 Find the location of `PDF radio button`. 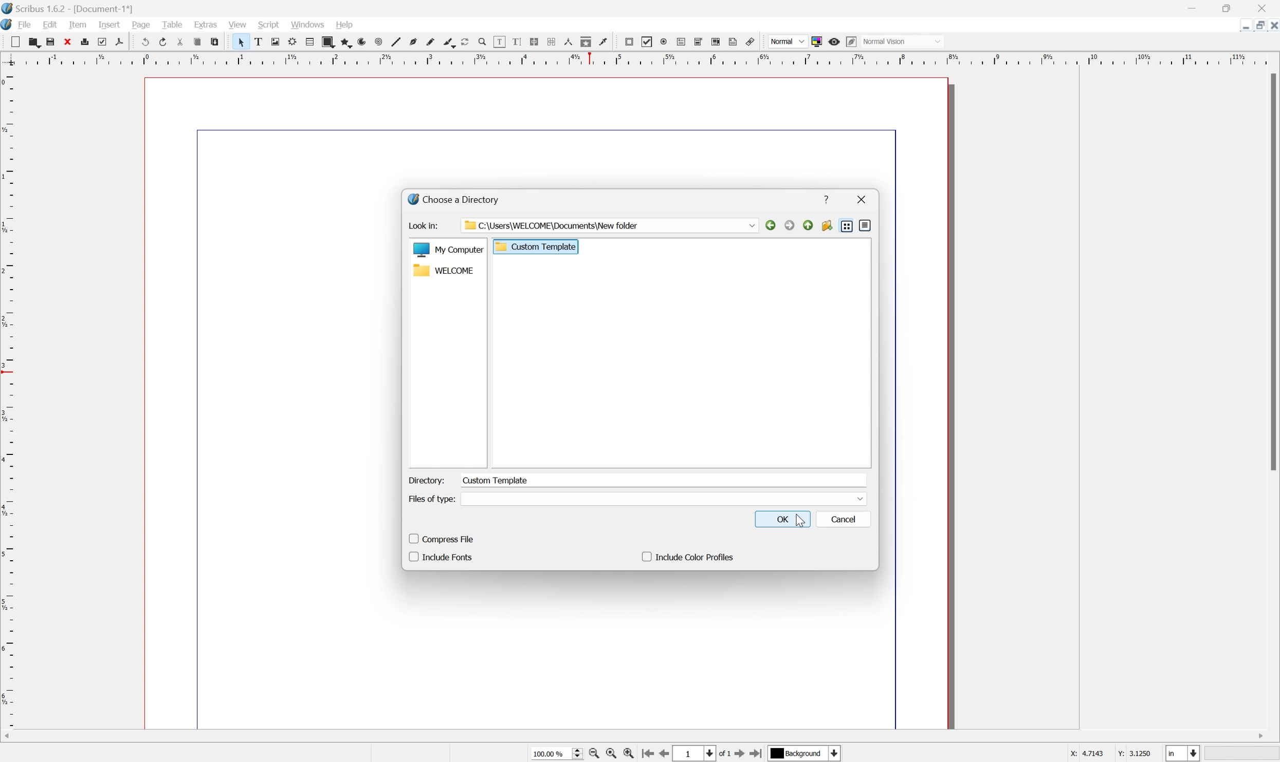

PDF radio button is located at coordinates (664, 42).